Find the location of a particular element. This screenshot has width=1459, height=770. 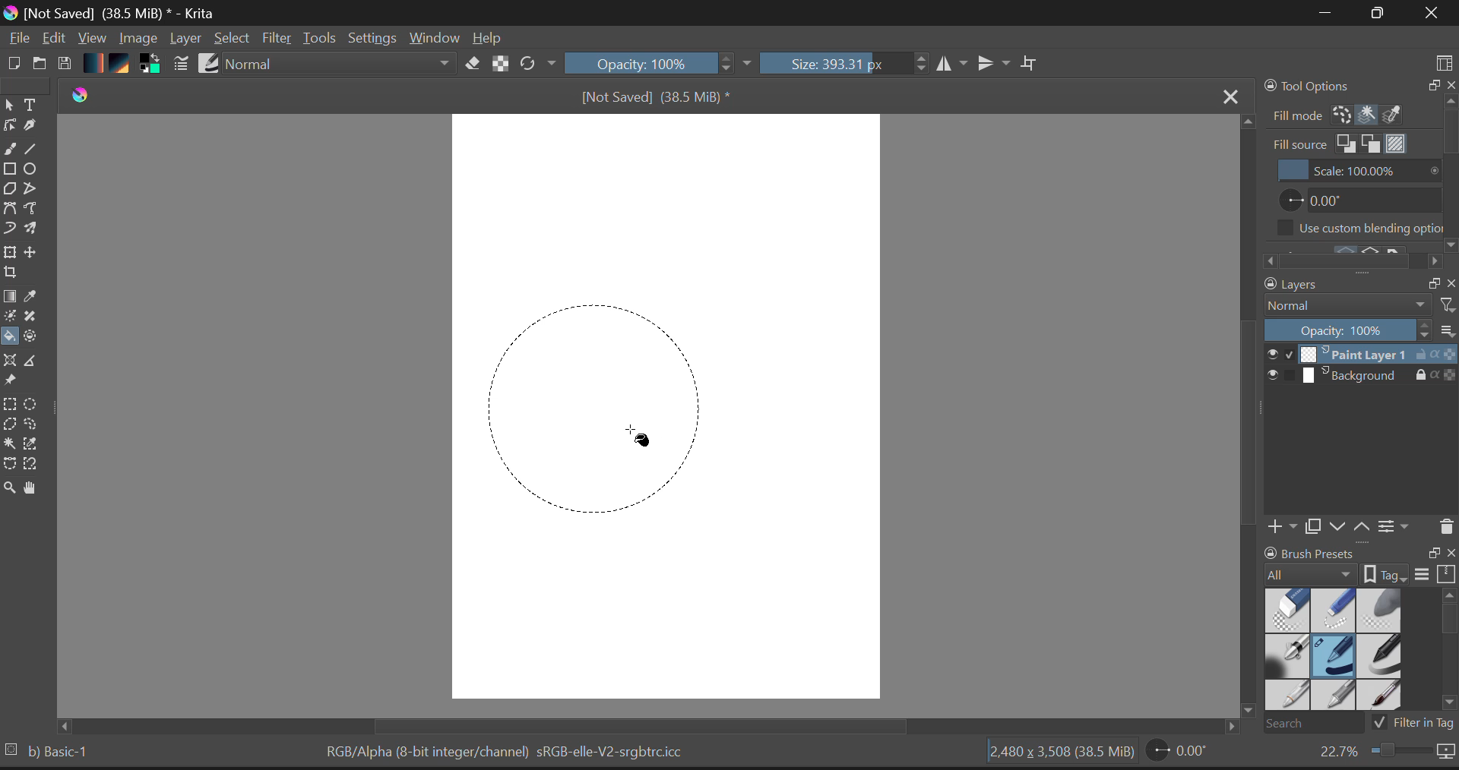

Edit is located at coordinates (55, 39).